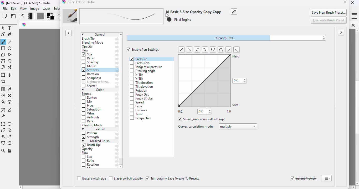 The width and height of the screenshot is (359, 189). I want to click on edit shapes tool, so click(3, 34).